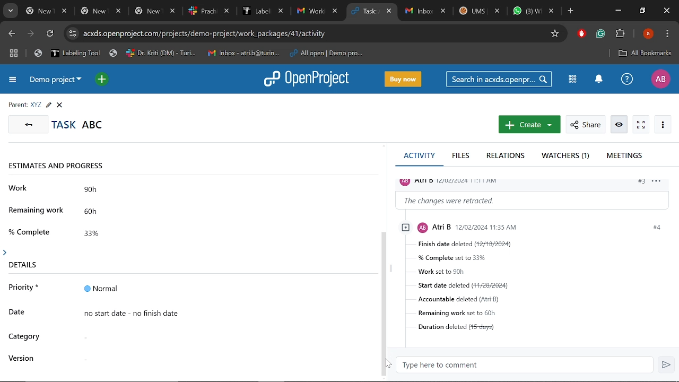 The height and width of the screenshot is (382, 679). What do you see at coordinates (62, 167) in the screenshot?
I see `estimates and progress` at bounding box center [62, 167].